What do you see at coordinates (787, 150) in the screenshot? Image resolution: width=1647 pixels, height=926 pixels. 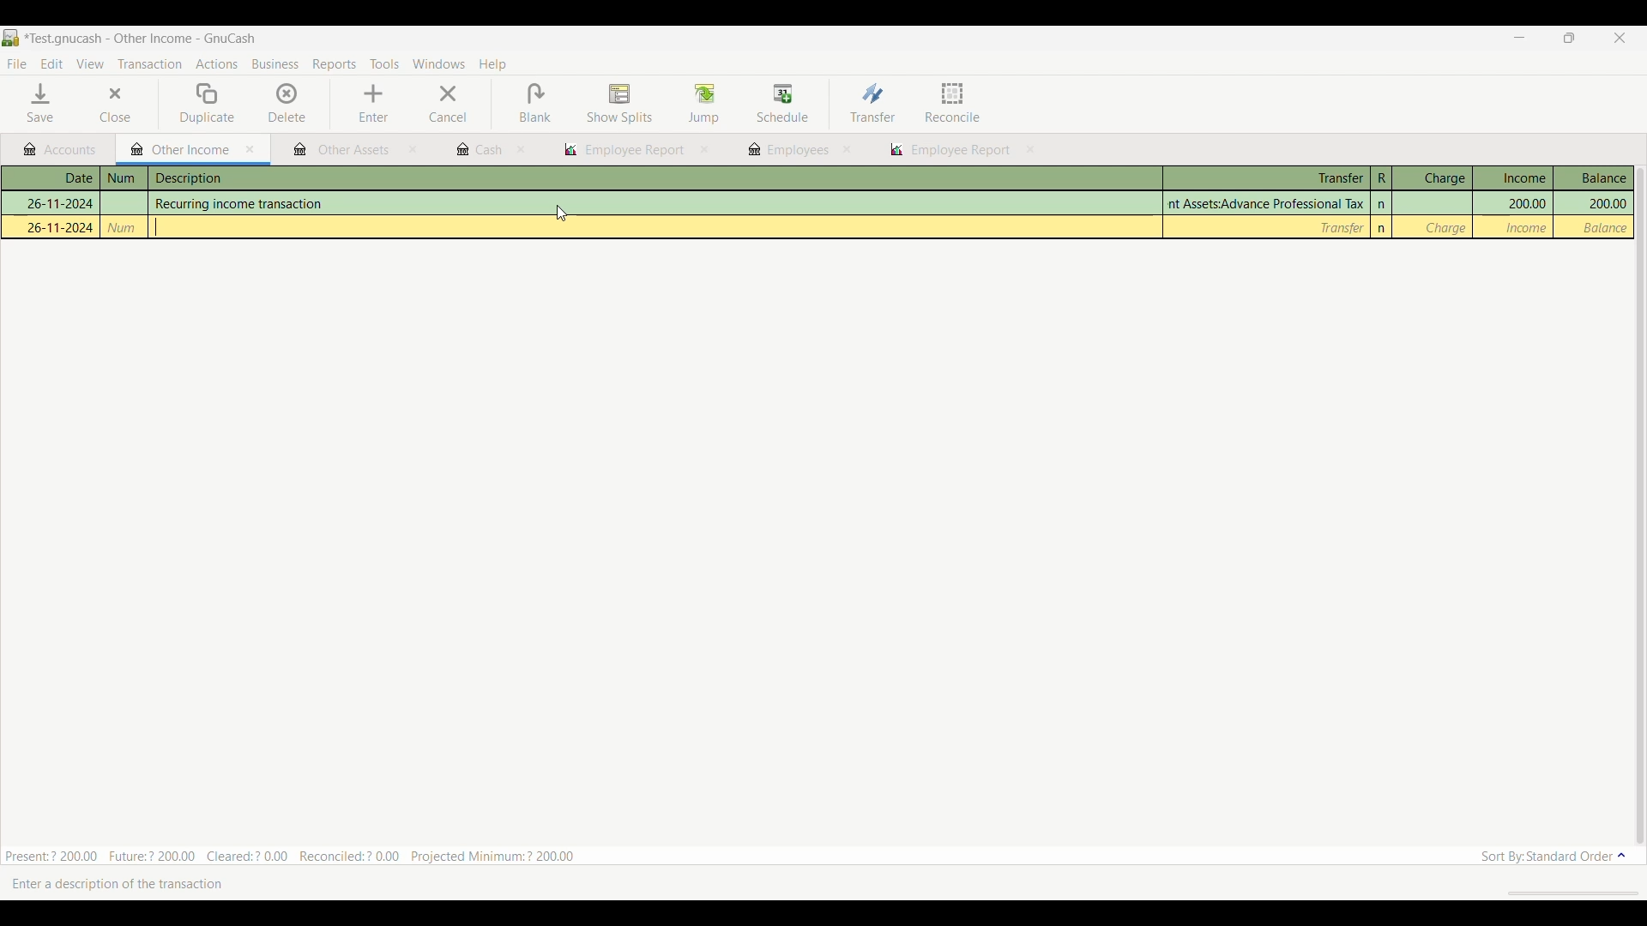 I see `employees` at bounding box center [787, 150].